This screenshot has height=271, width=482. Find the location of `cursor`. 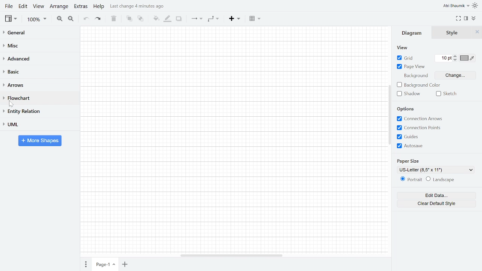

cursor is located at coordinates (12, 104).